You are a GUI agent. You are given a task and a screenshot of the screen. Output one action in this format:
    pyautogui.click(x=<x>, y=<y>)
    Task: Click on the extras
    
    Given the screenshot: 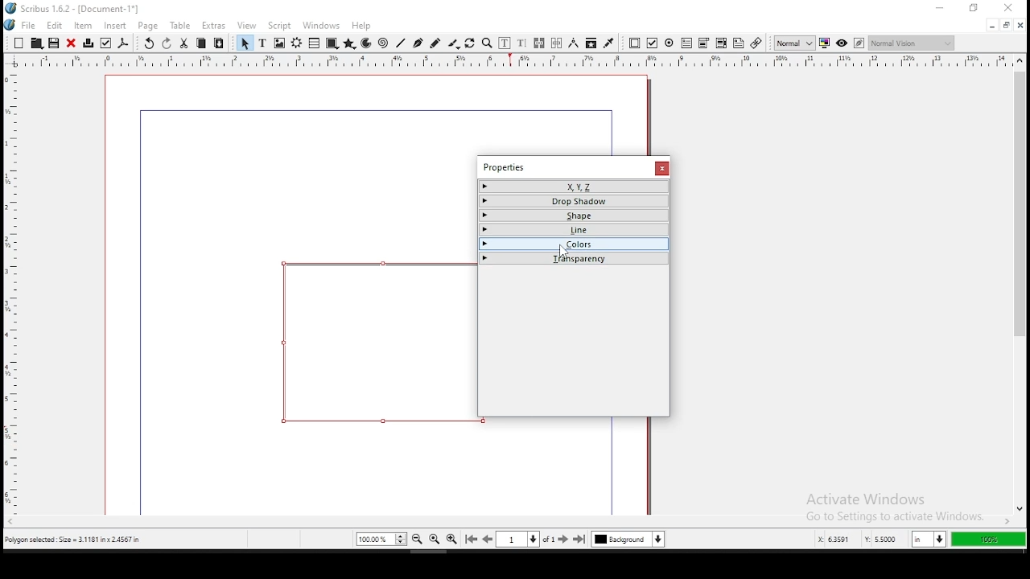 What is the action you would take?
    pyautogui.click(x=213, y=26)
    